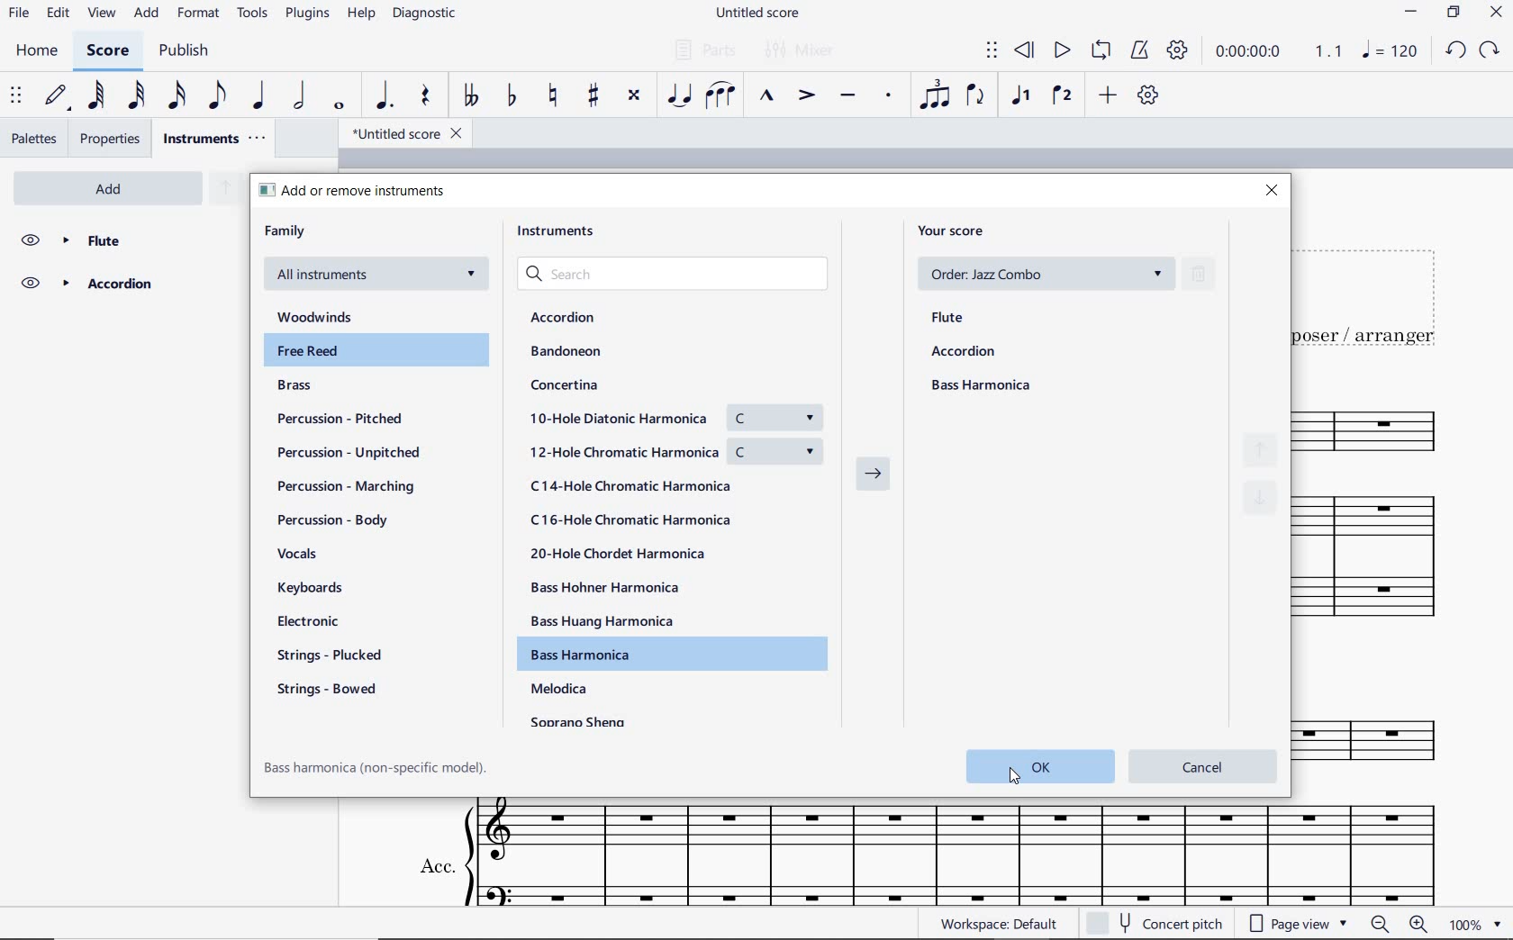 This screenshot has height=940, width=1513. Describe the element at coordinates (329, 691) in the screenshot. I see `strings - bowel` at that location.